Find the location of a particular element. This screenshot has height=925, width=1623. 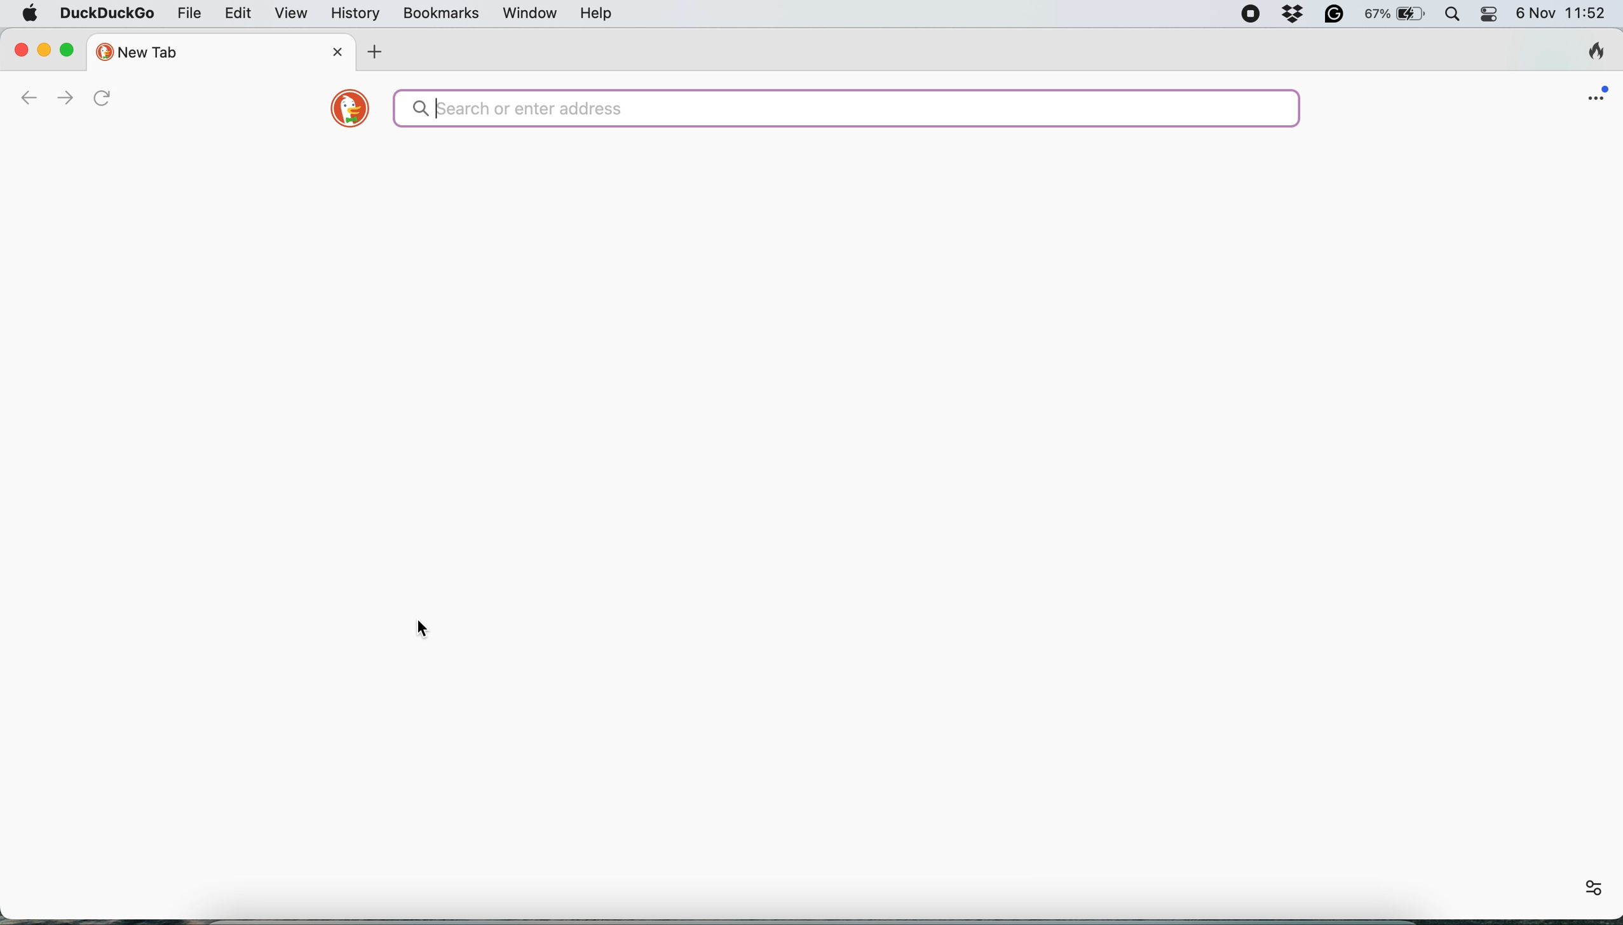

cursor is located at coordinates (430, 628).